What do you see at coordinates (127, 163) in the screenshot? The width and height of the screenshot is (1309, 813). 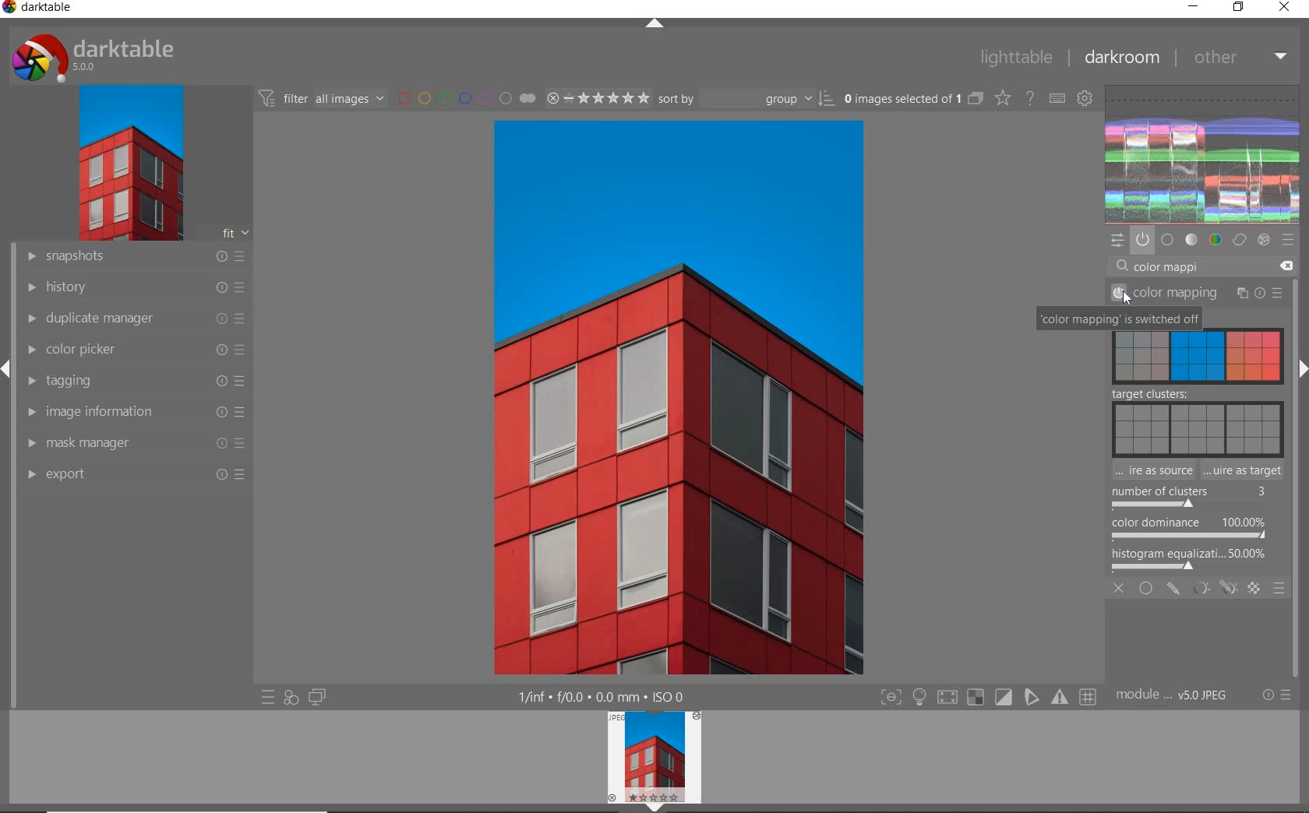 I see `image` at bounding box center [127, 163].